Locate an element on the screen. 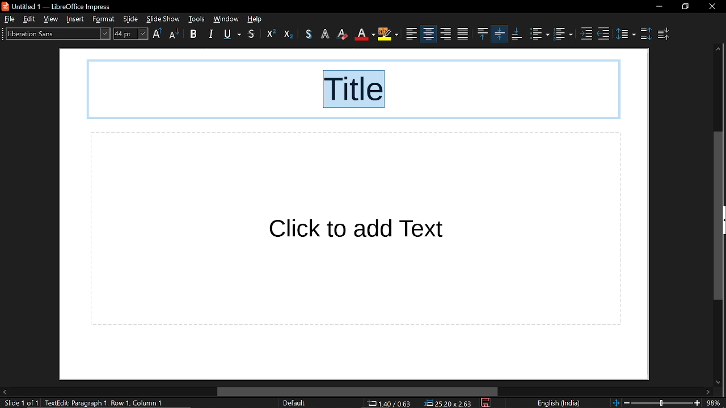  decrease paragraph spacing is located at coordinates (665, 34).